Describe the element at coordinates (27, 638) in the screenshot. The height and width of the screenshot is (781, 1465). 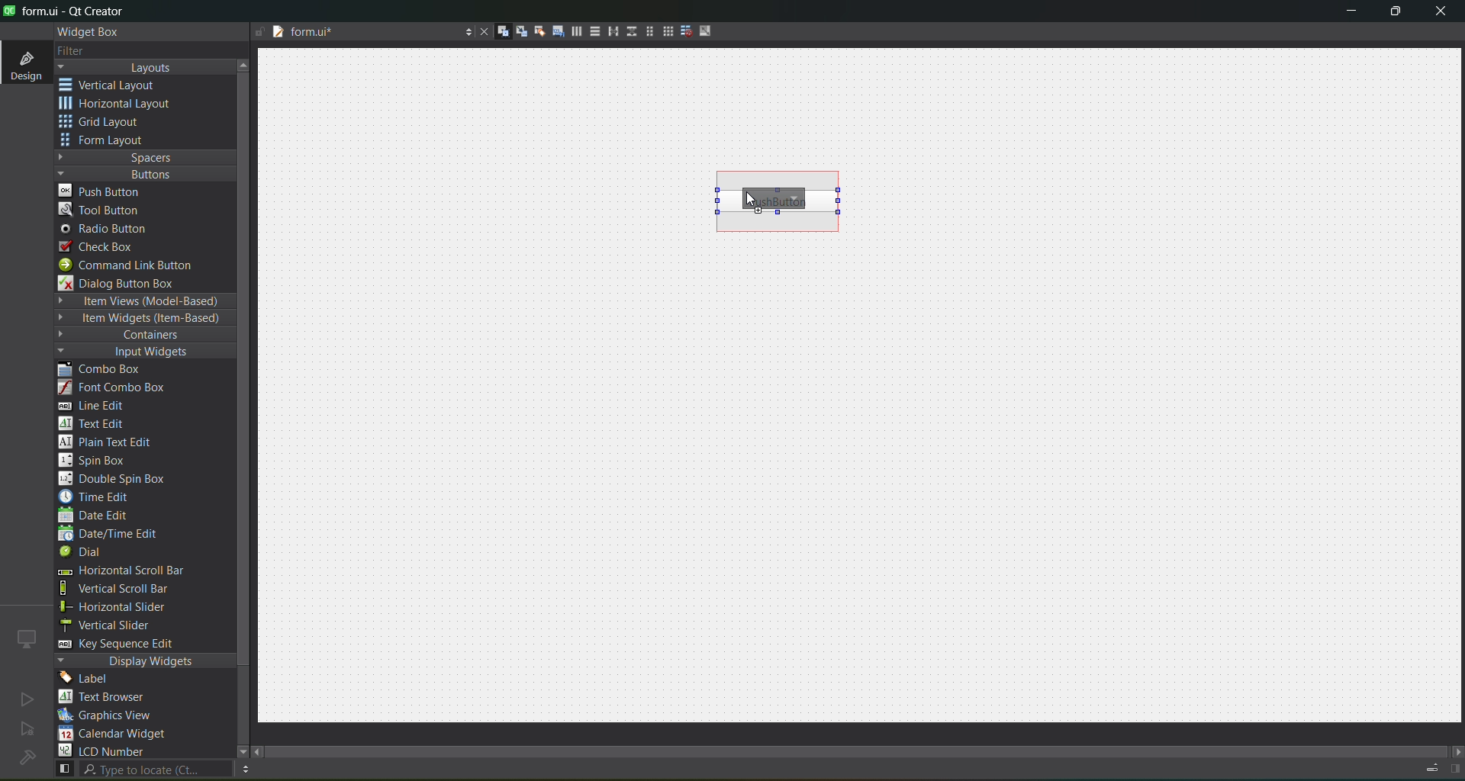
I see `icon` at that location.